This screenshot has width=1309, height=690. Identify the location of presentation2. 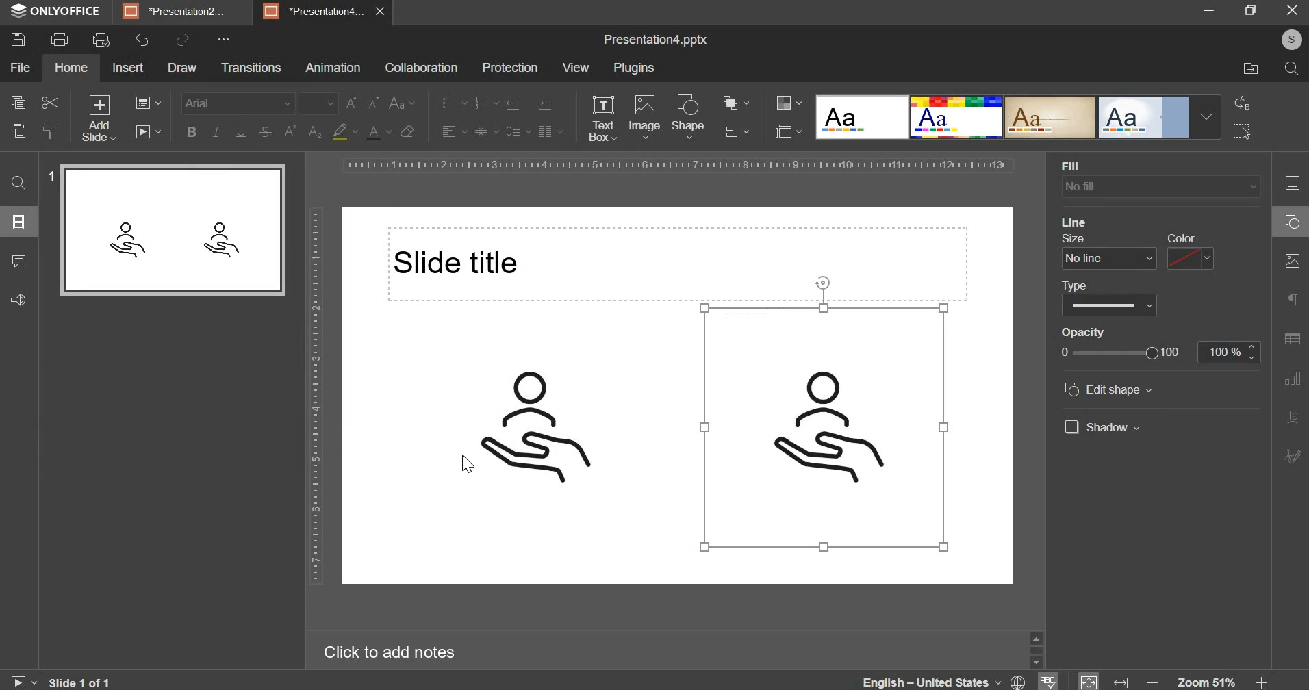
(174, 12).